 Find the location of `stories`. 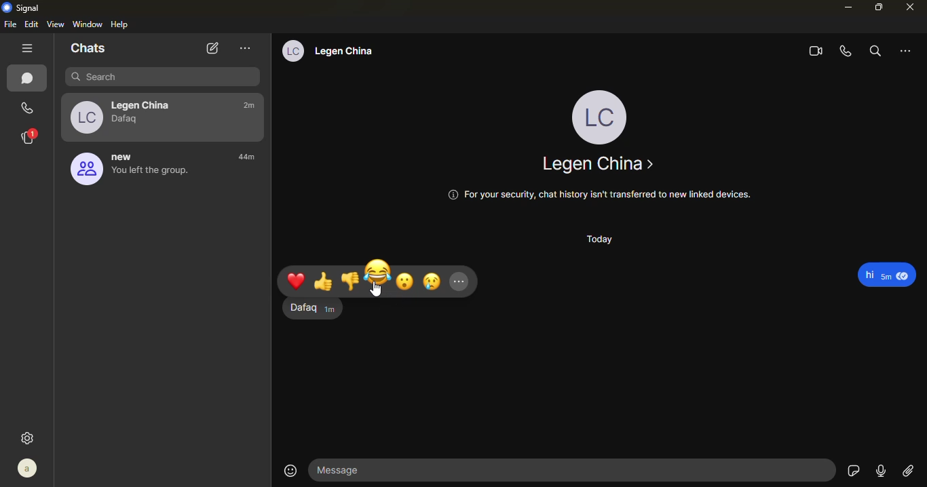

stories is located at coordinates (29, 137).